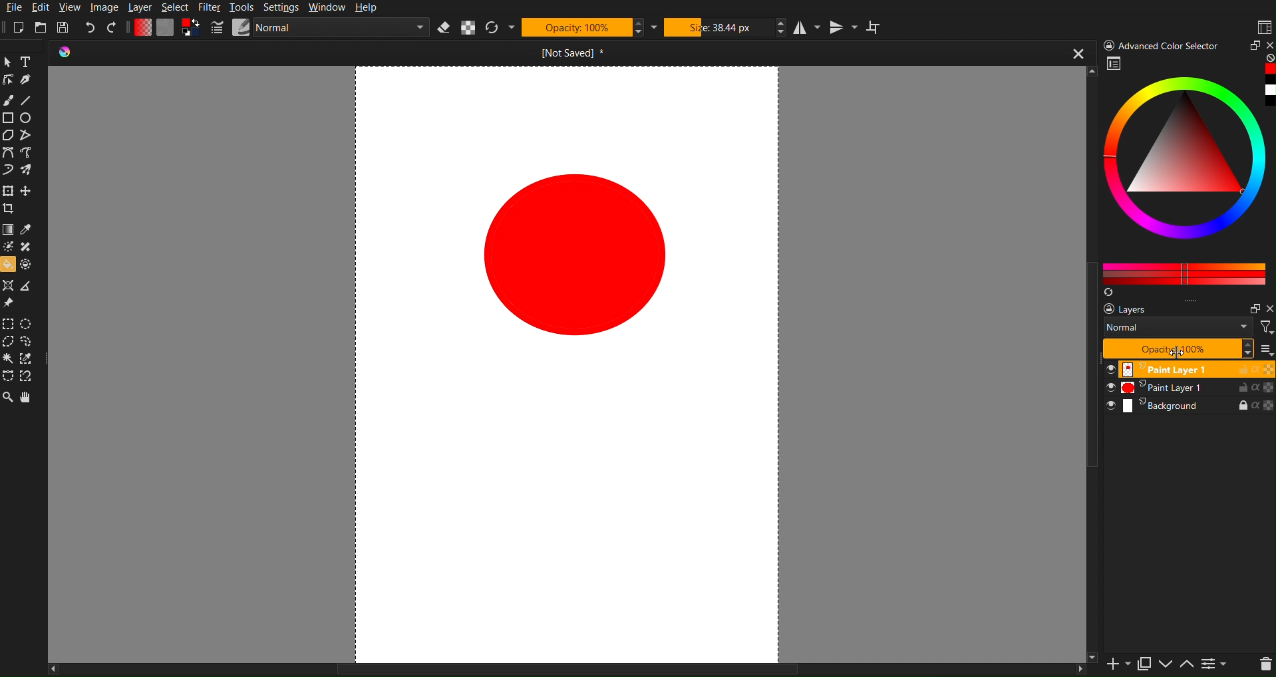  What do you see at coordinates (845, 27) in the screenshot?
I see `Vertical Mirror` at bounding box center [845, 27].